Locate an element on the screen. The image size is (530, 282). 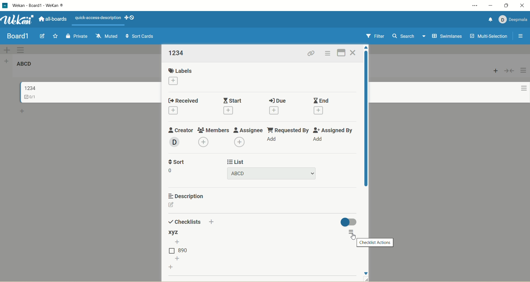
swimlane action is located at coordinates (23, 50).